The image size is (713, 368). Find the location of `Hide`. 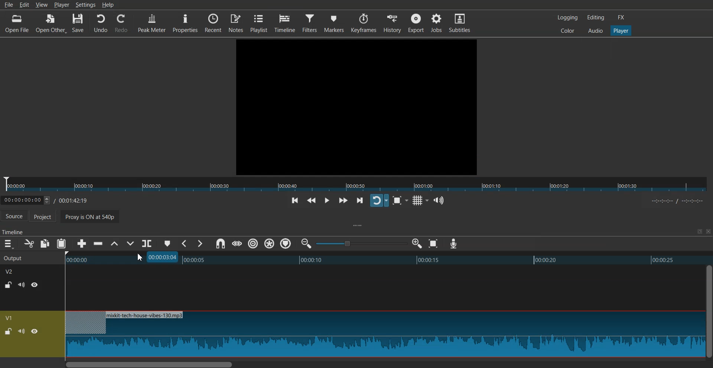

Hide is located at coordinates (35, 331).